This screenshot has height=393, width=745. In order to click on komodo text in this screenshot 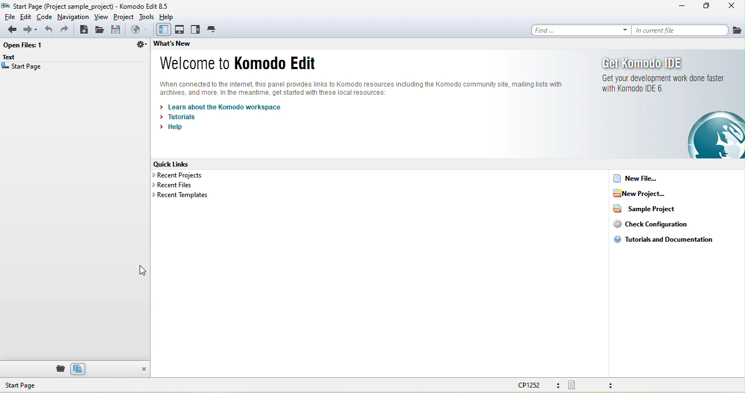, I will do `click(371, 88)`.